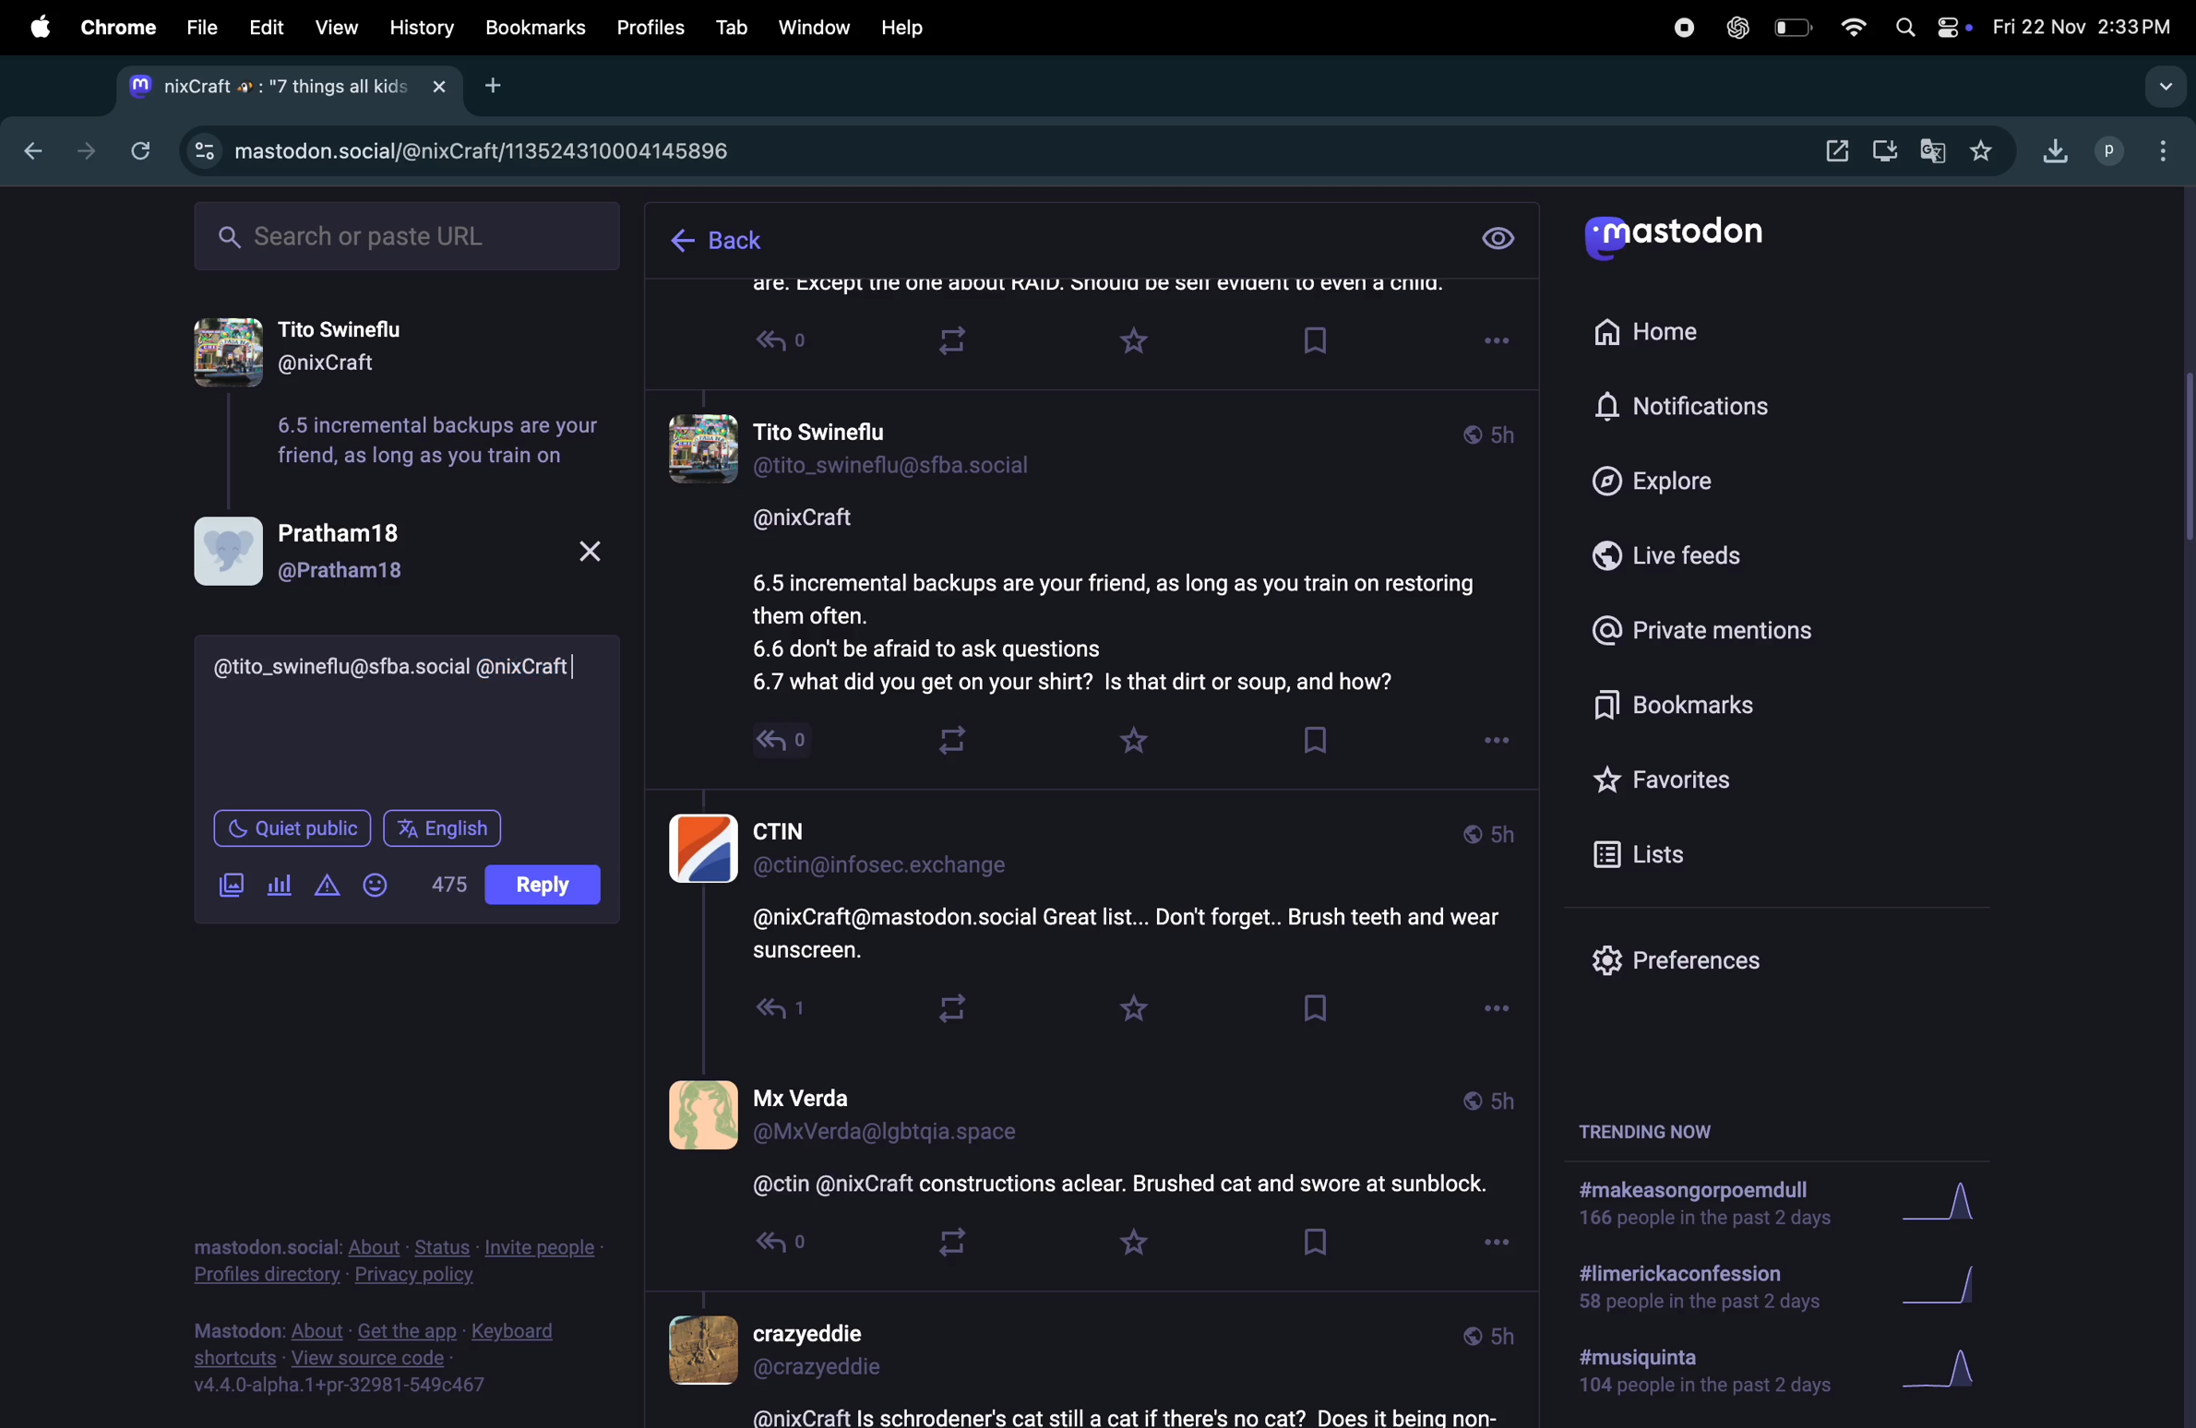  I want to click on Favourite, so click(1140, 342).